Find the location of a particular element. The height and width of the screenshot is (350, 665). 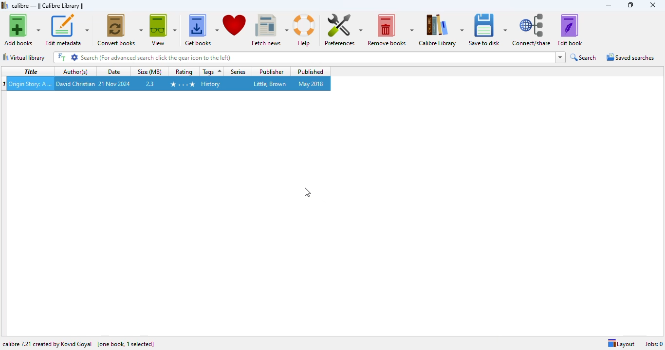

convert books is located at coordinates (119, 30).